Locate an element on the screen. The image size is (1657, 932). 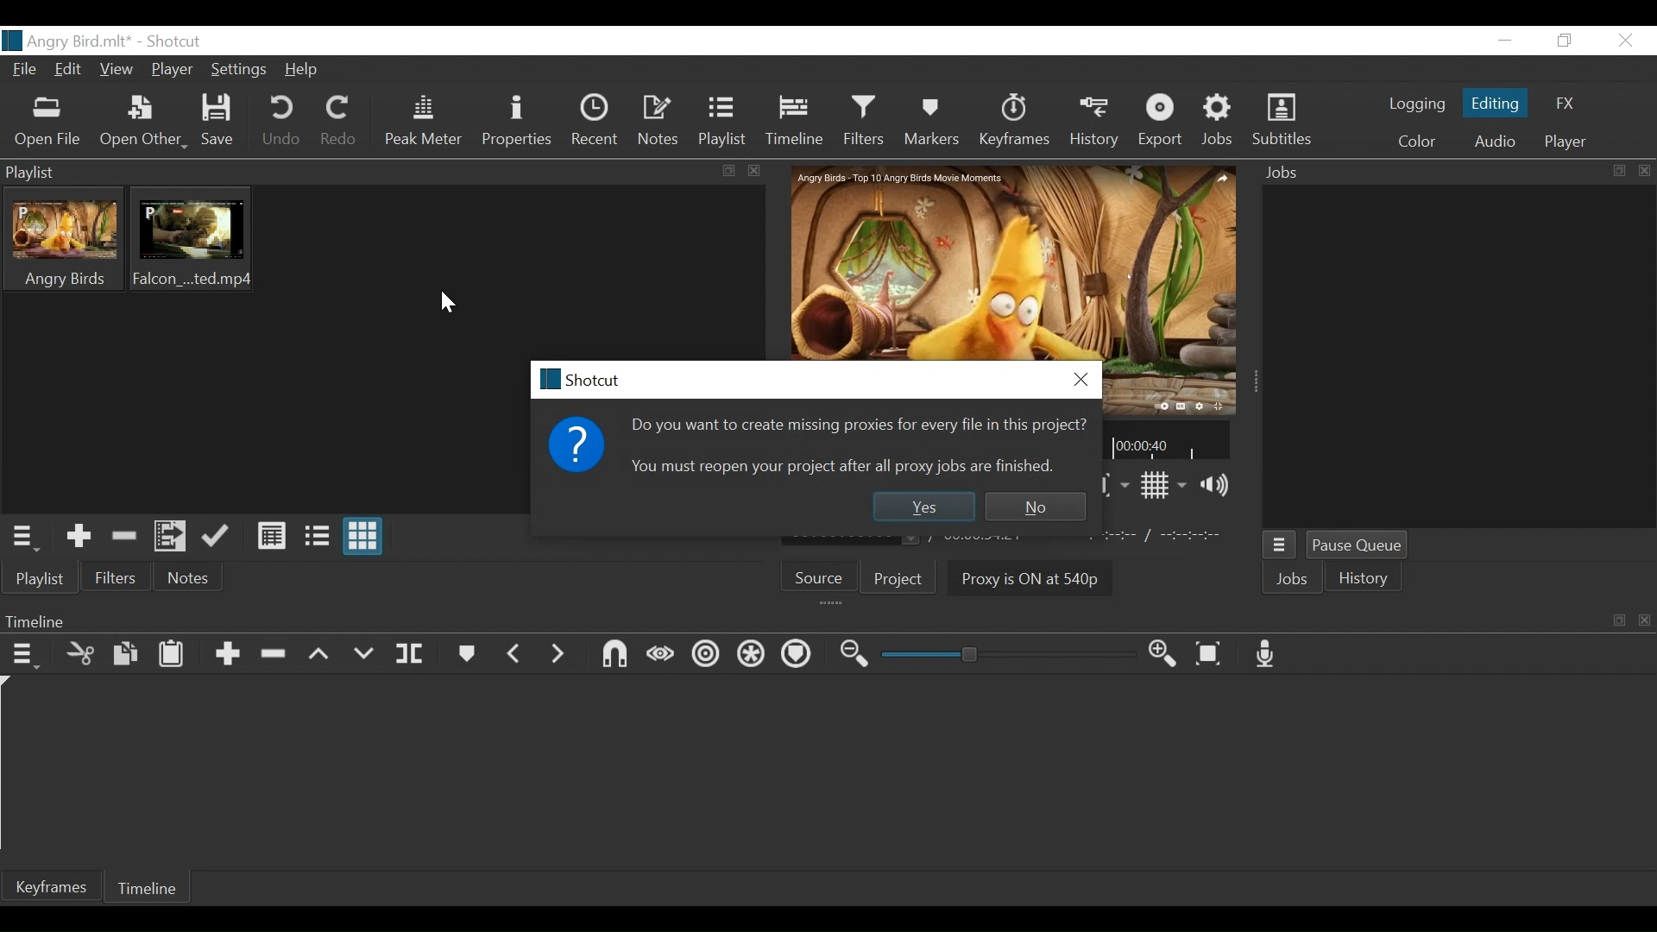
Cut is located at coordinates (79, 654).